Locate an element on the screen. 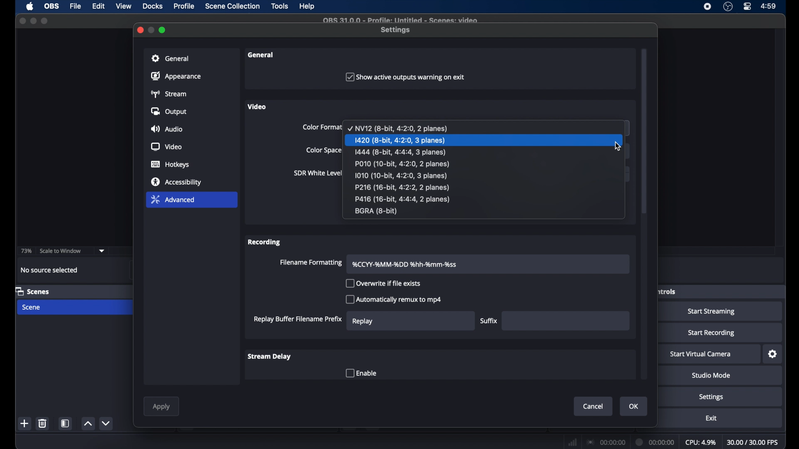  obscure label is located at coordinates (667, 291).